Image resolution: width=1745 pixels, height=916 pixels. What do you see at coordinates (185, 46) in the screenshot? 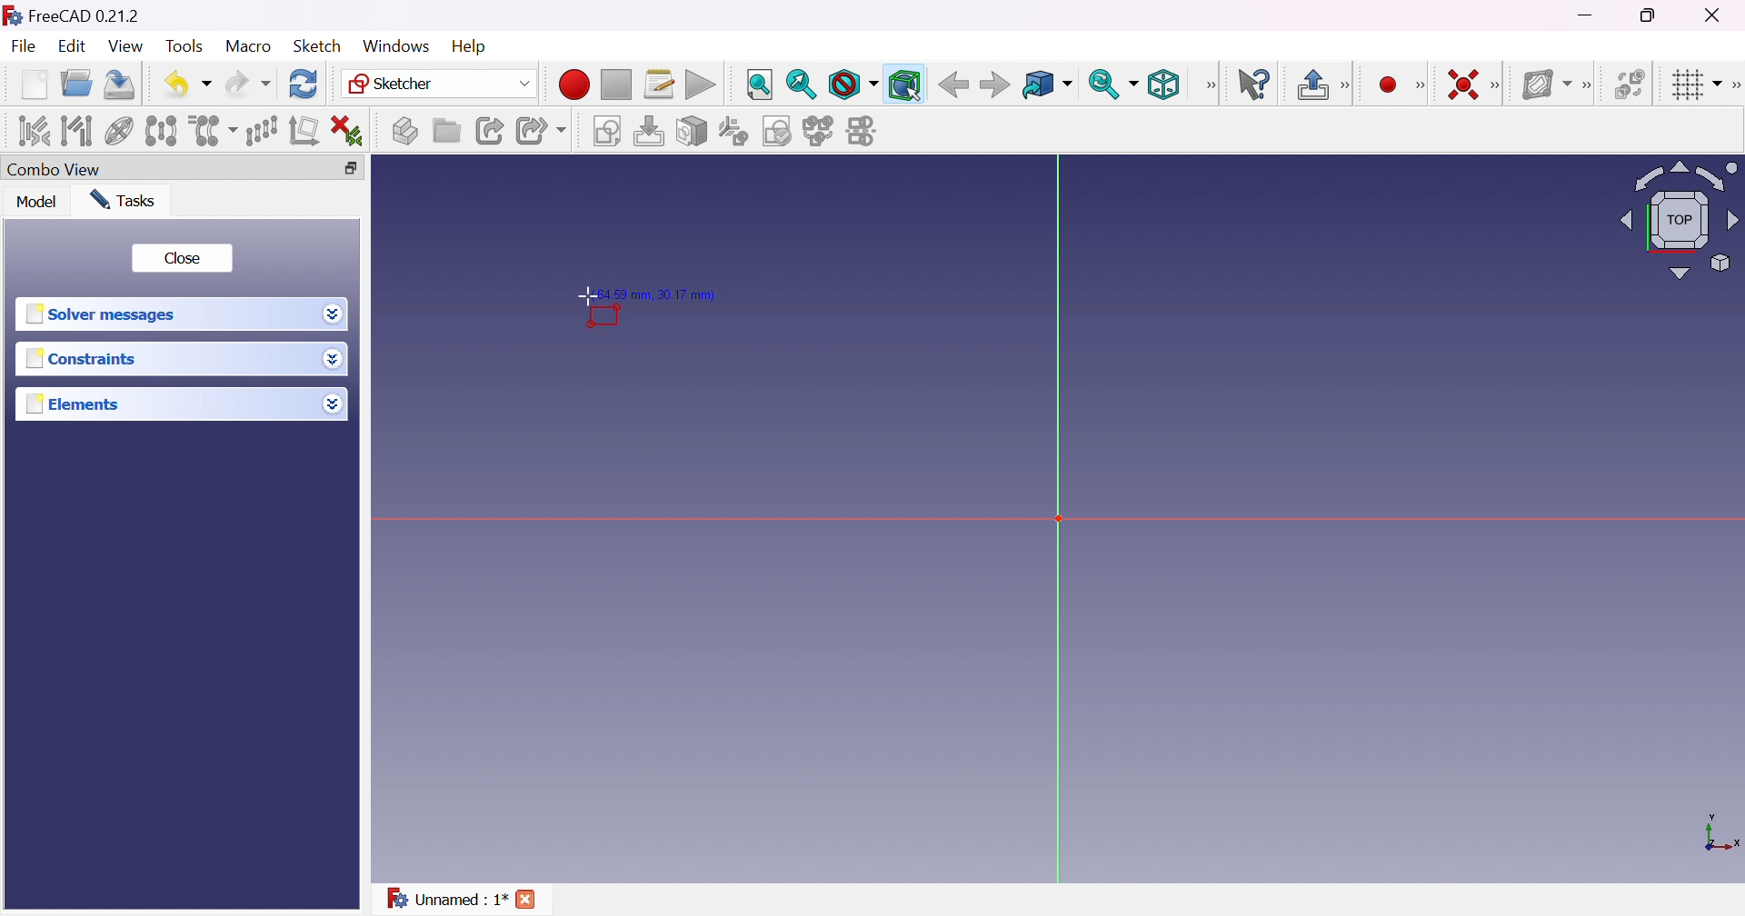
I see `Tools` at bounding box center [185, 46].